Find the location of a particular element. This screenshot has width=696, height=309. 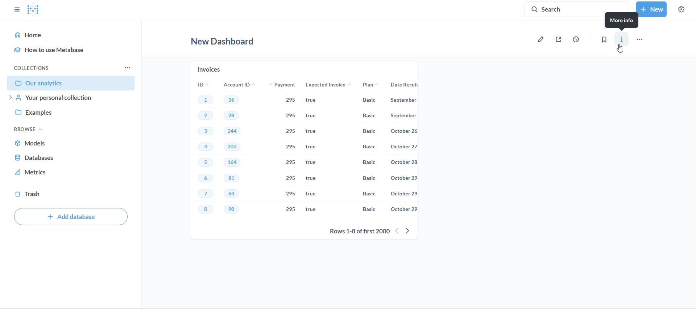

4 is located at coordinates (206, 147).